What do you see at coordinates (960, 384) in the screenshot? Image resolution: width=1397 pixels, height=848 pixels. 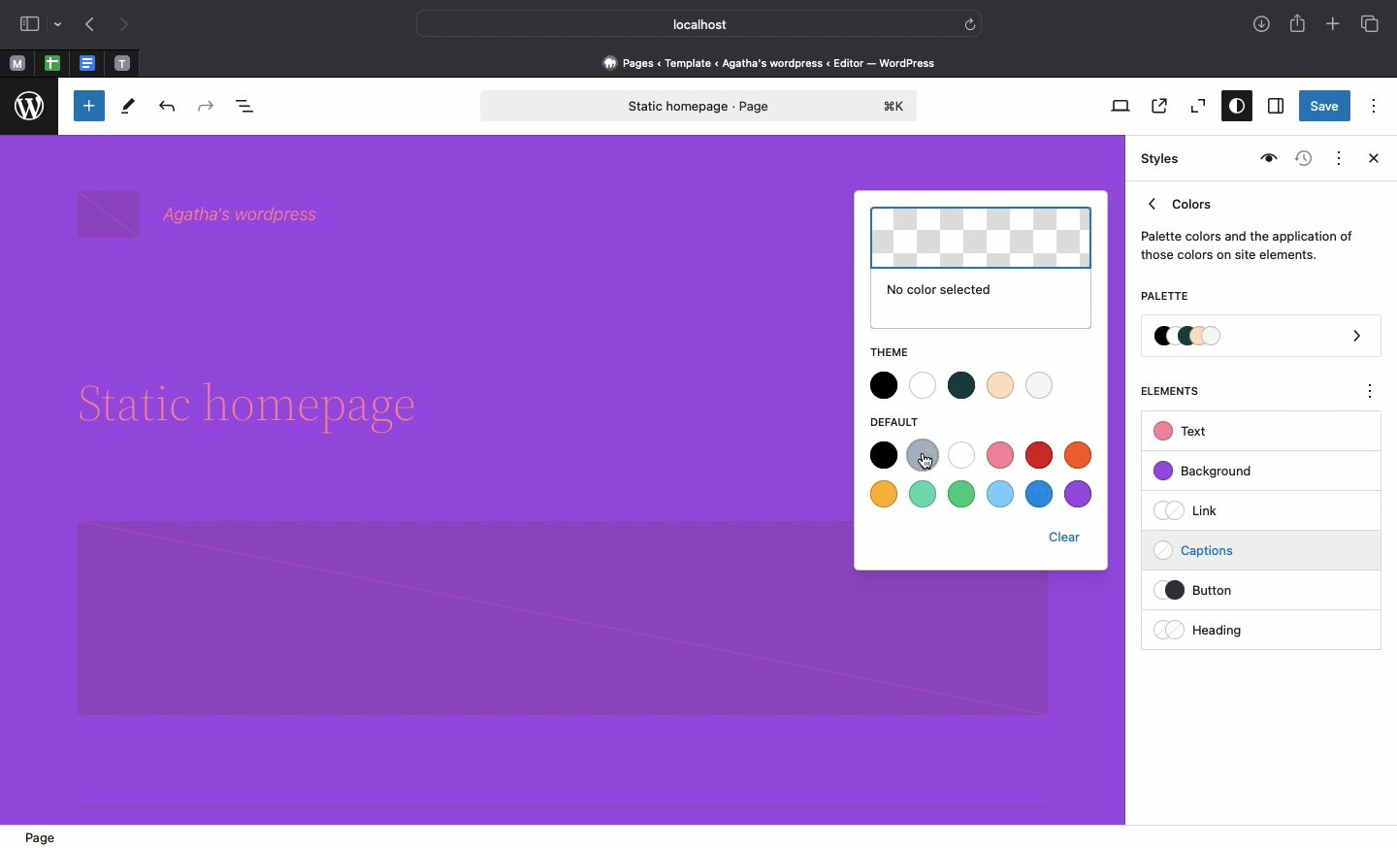 I see `Theme color` at bounding box center [960, 384].